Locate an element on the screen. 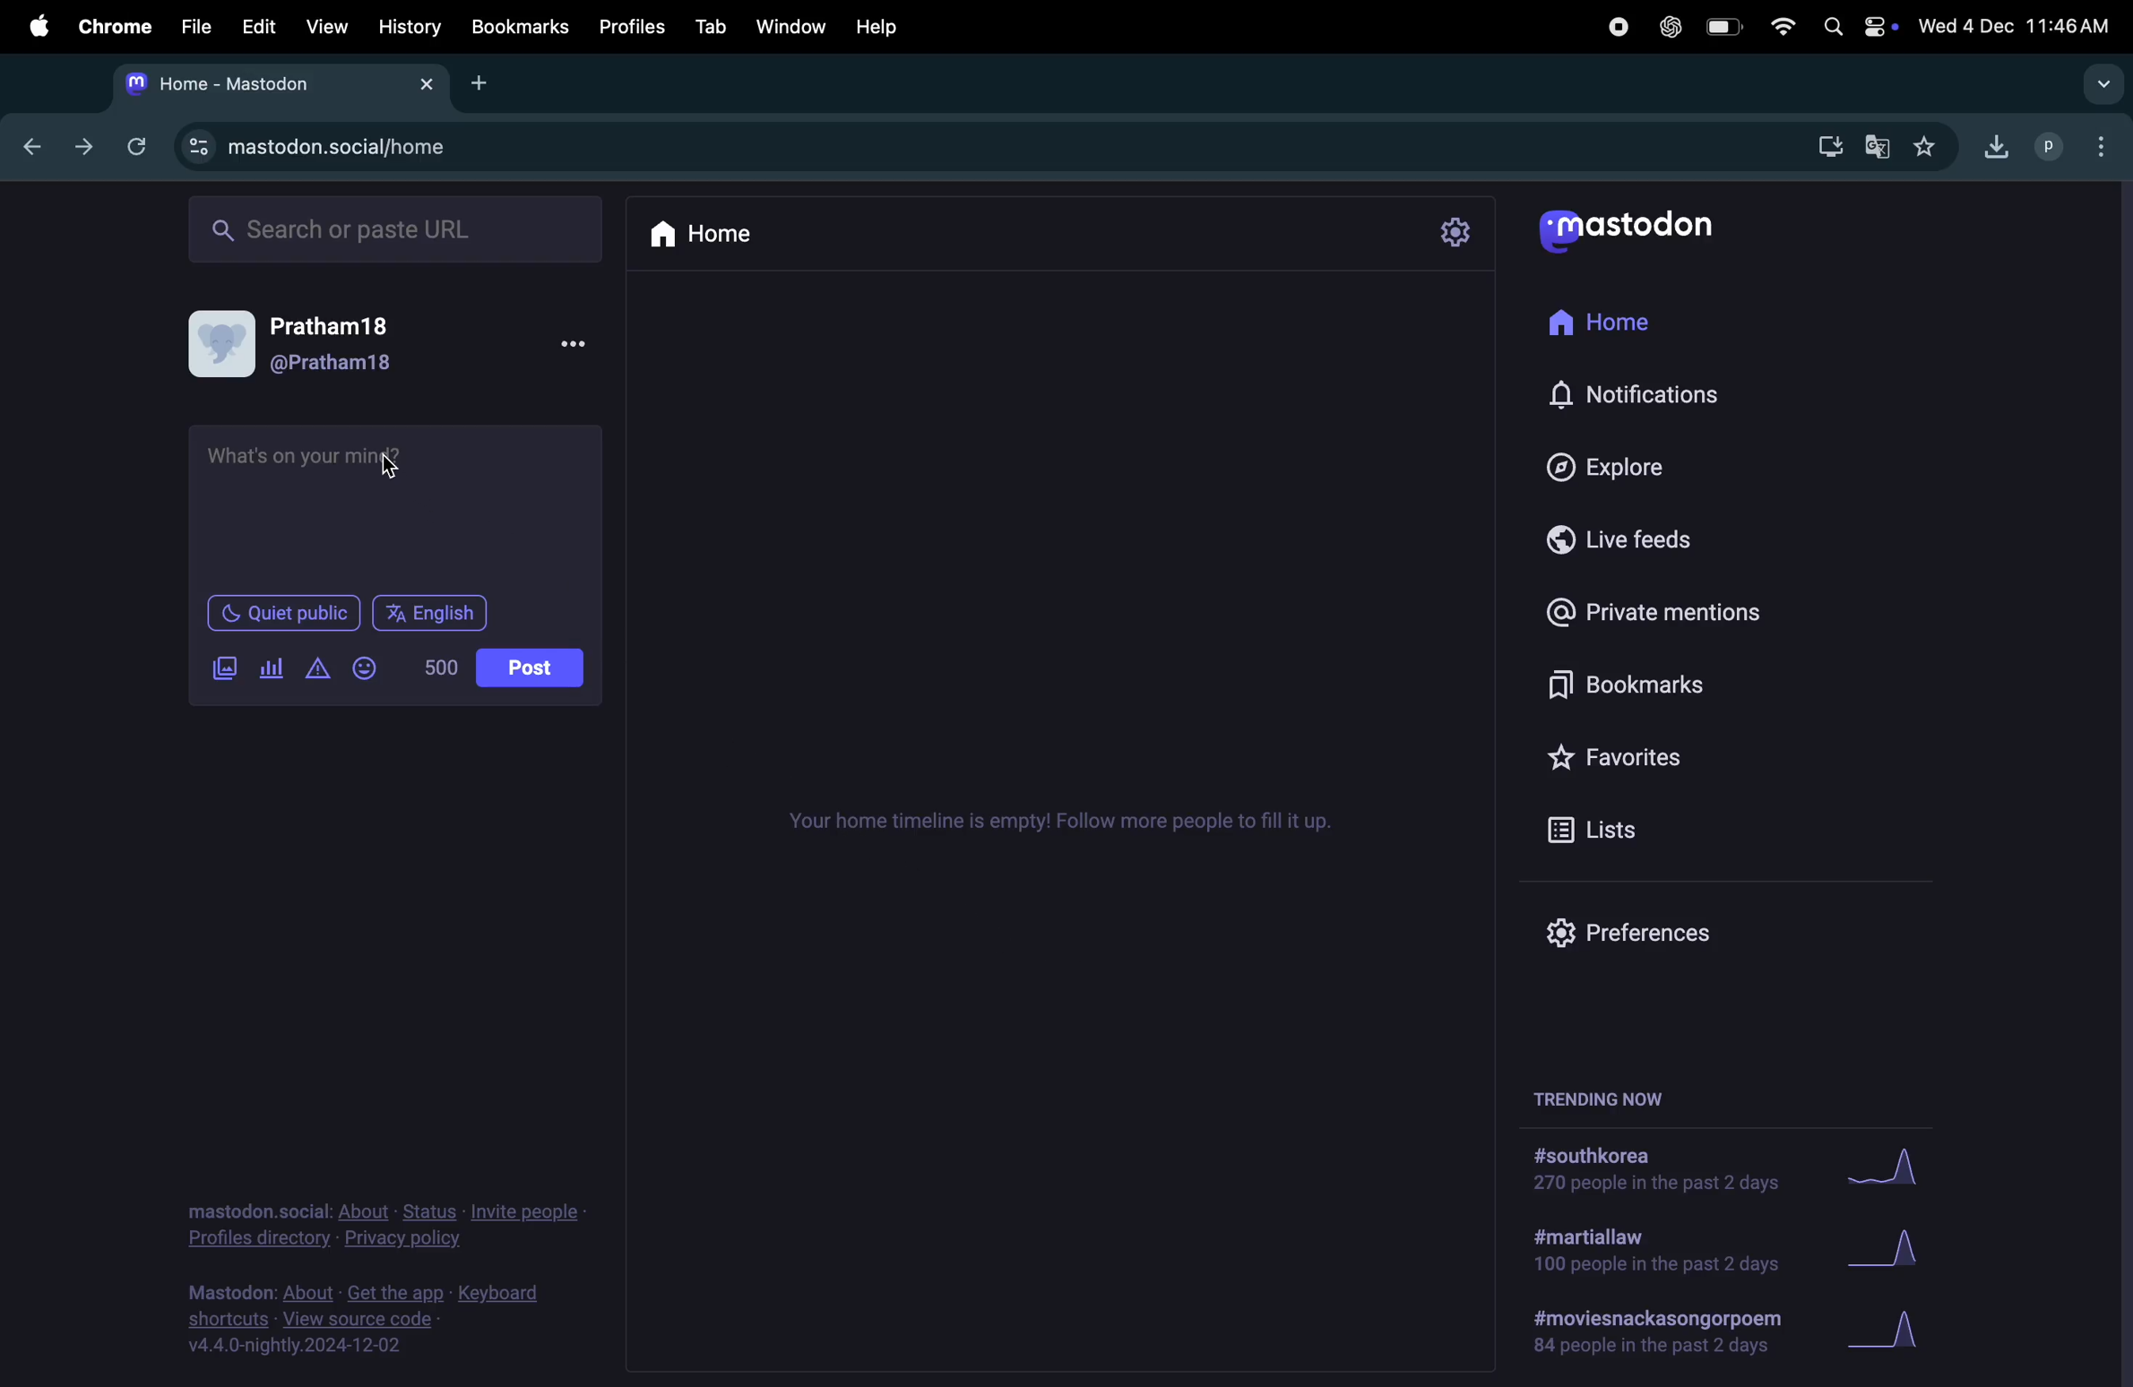 This screenshot has width=2133, height=1387. preferences is located at coordinates (1626, 936).